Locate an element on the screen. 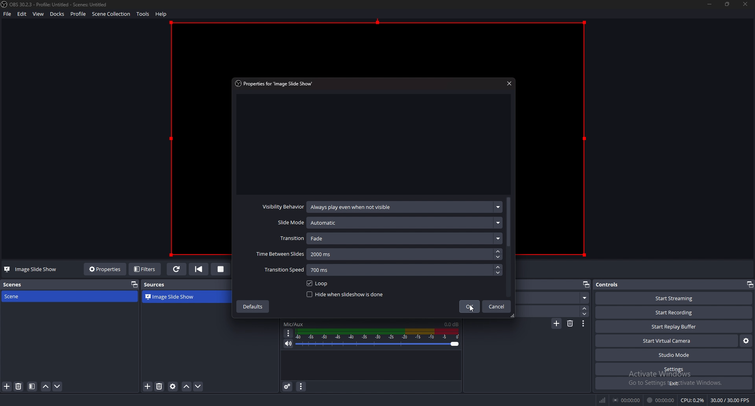 The height and width of the screenshot is (406, 755). mute is located at coordinates (289, 343).